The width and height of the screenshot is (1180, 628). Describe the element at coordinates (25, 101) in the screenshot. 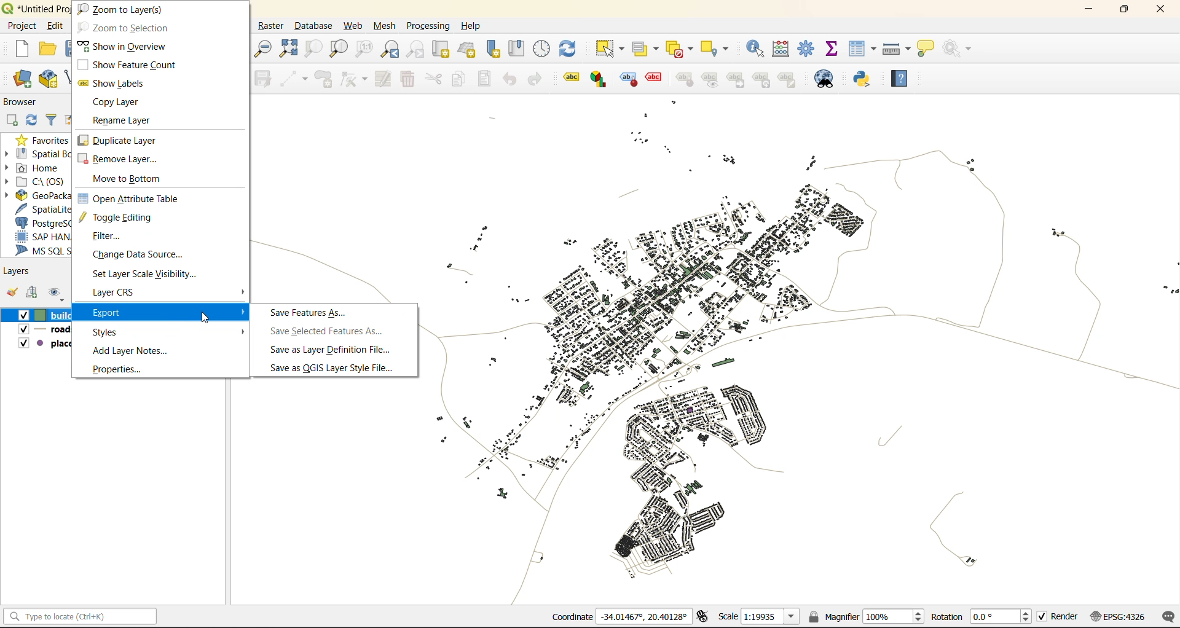

I see `browser` at that location.